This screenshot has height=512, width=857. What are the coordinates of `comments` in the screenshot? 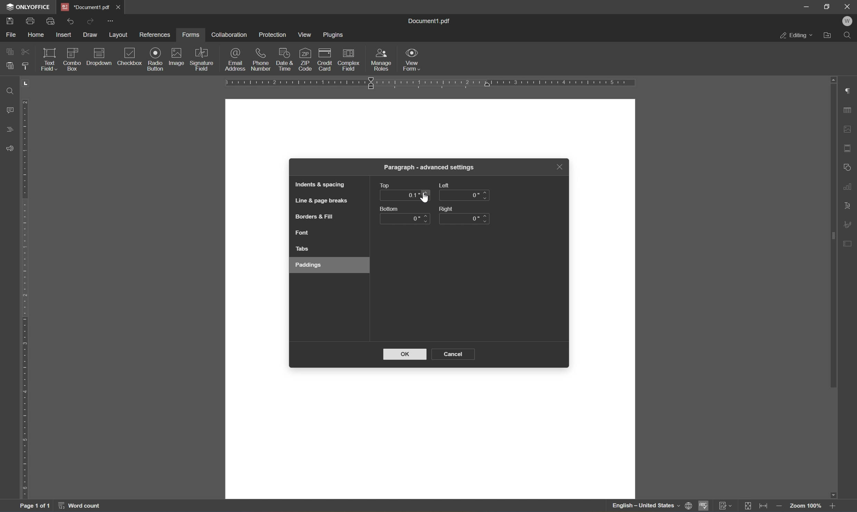 It's located at (9, 109).